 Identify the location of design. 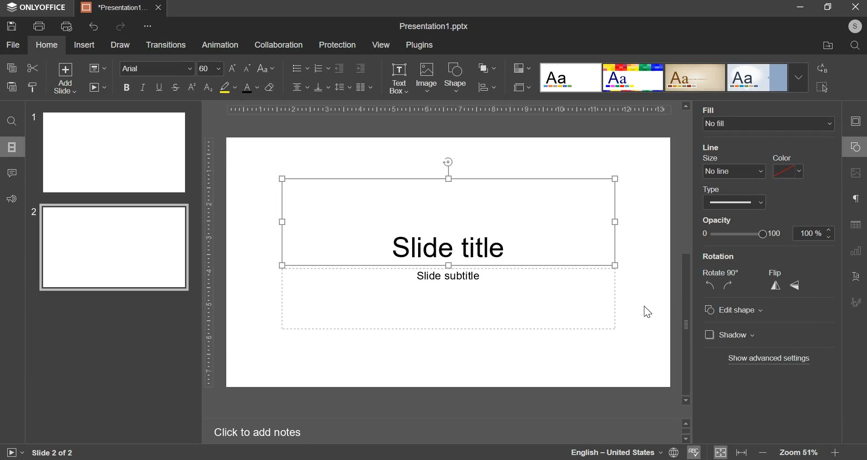
(674, 77).